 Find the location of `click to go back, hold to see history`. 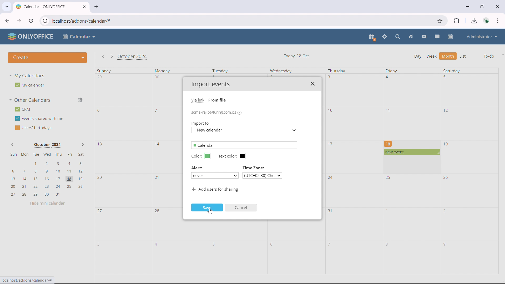

click to go back, hold to see history is located at coordinates (7, 21).